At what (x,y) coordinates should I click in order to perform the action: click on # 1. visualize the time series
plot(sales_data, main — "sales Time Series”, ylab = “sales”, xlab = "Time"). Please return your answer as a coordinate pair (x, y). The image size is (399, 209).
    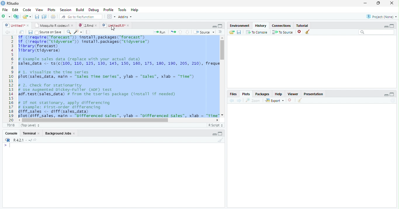
    Looking at the image, I should click on (106, 74).